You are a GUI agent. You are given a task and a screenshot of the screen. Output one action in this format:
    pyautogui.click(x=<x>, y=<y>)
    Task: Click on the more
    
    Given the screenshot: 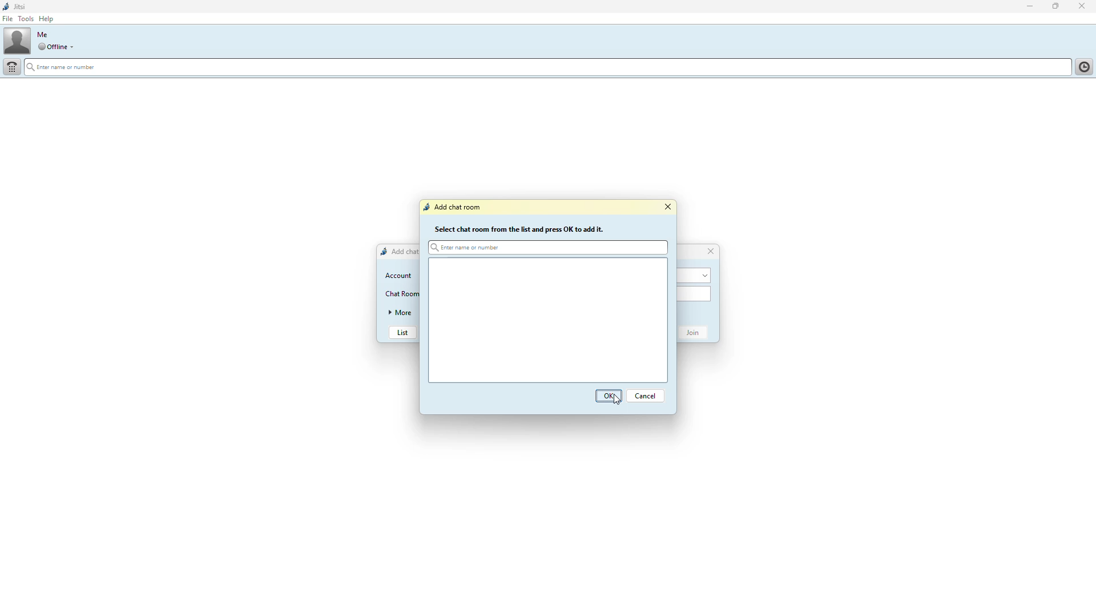 What is the action you would take?
    pyautogui.click(x=400, y=313)
    